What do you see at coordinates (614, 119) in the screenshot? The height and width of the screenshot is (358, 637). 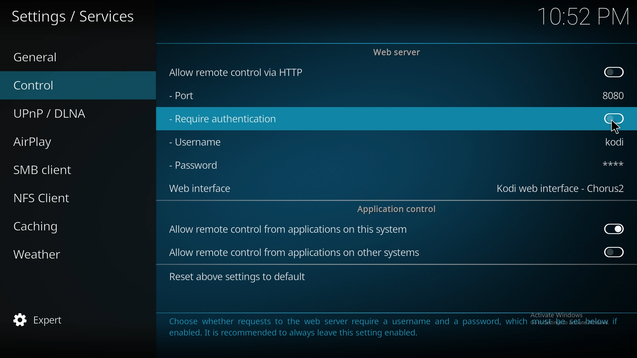 I see `toggle` at bounding box center [614, 119].